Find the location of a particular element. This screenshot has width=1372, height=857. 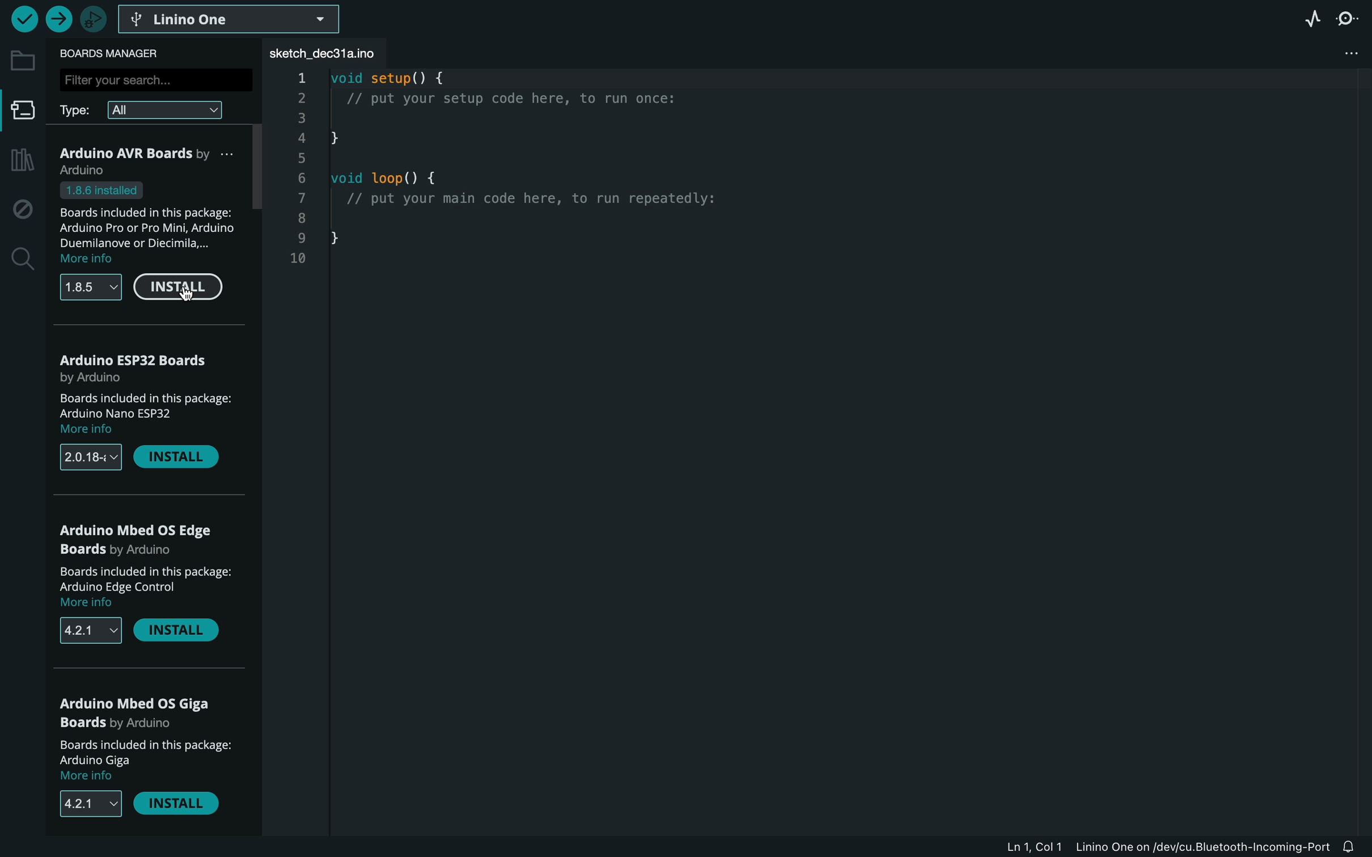

board manager is located at coordinates (23, 114).